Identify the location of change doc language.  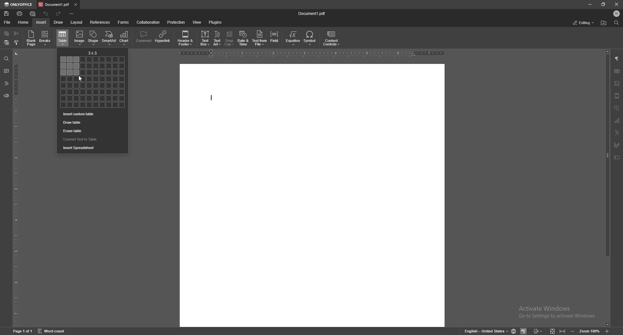
(514, 330).